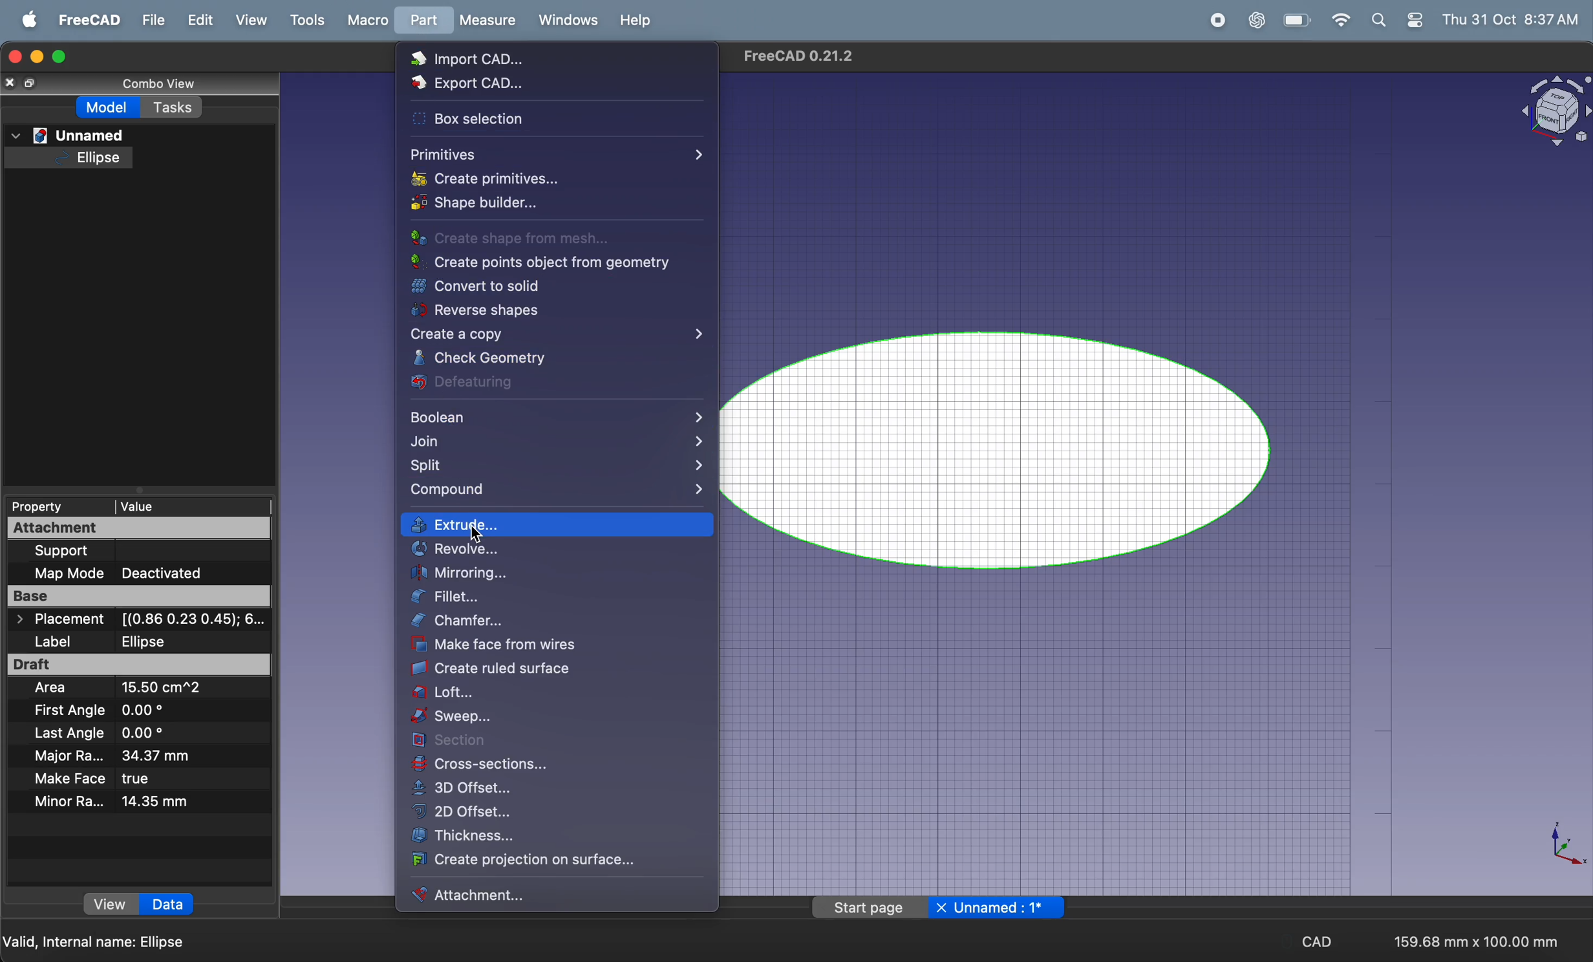  I want to click on minimize, so click(39, 58).